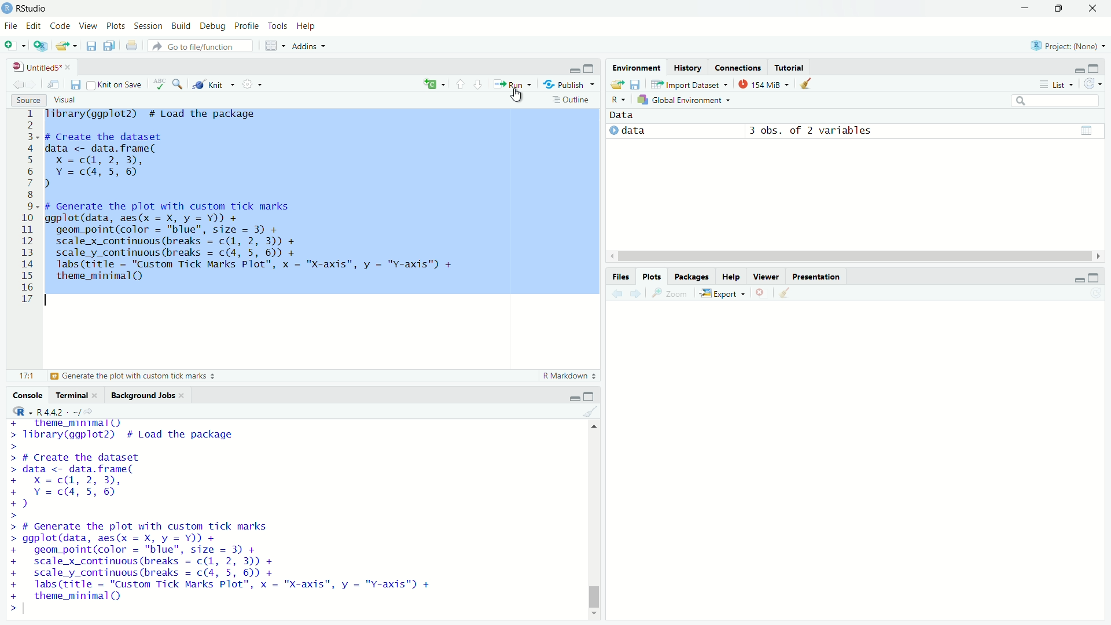 This screenshot has height=625, width=1111. Describe the element at coordinates (1101, 67) in the screenshot. I see `maximize` at that location.